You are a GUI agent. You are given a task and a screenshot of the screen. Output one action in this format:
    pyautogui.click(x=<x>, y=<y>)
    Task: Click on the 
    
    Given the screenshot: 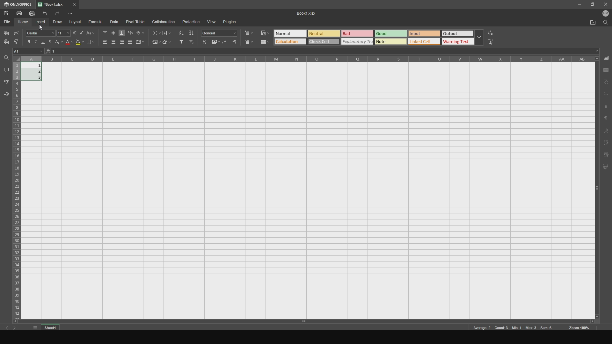 What is the action you would take?
    pyautogui.click(x=205, y=42)
    